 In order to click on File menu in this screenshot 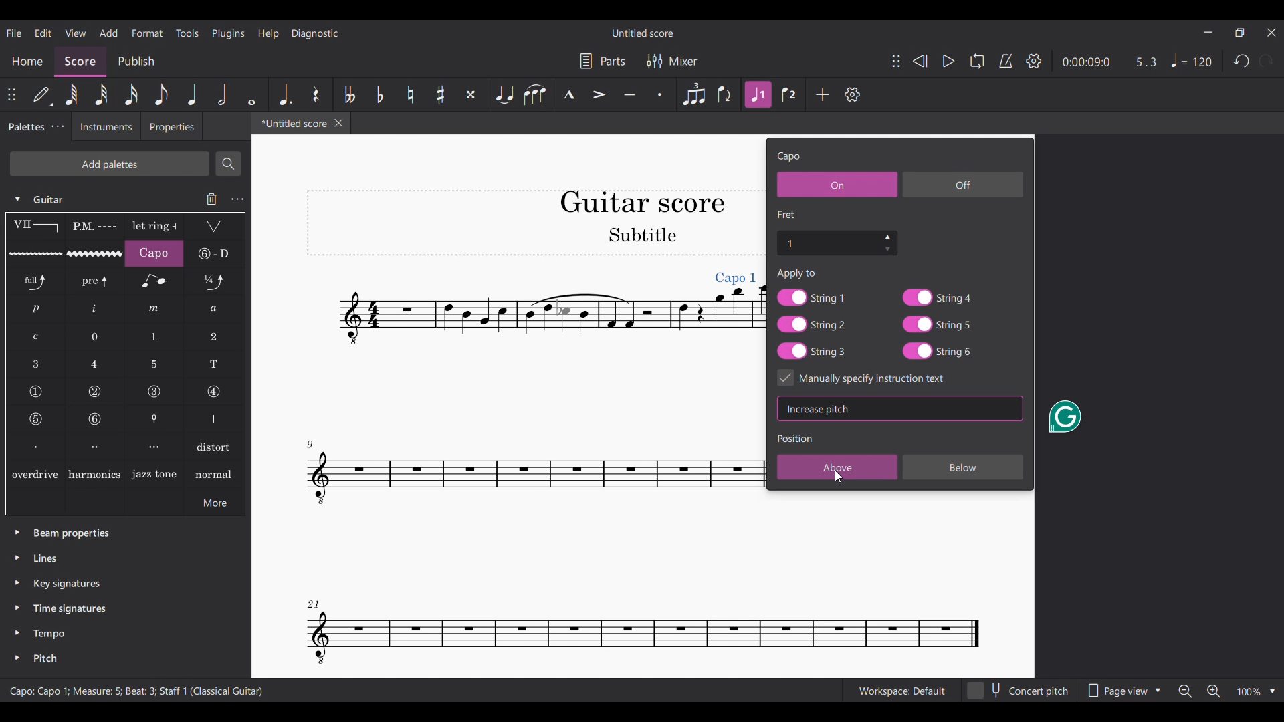, I will do `click(15, 33)`.